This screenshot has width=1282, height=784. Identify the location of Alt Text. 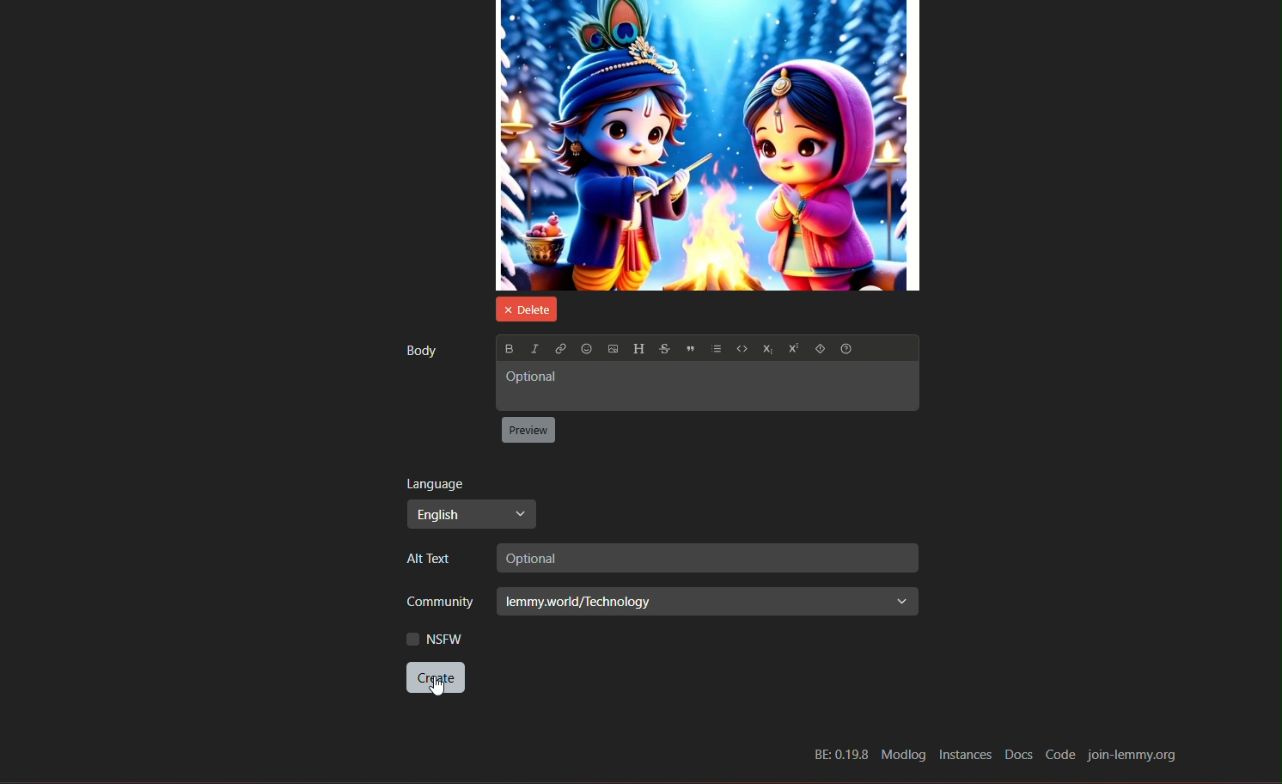
(434, 560).